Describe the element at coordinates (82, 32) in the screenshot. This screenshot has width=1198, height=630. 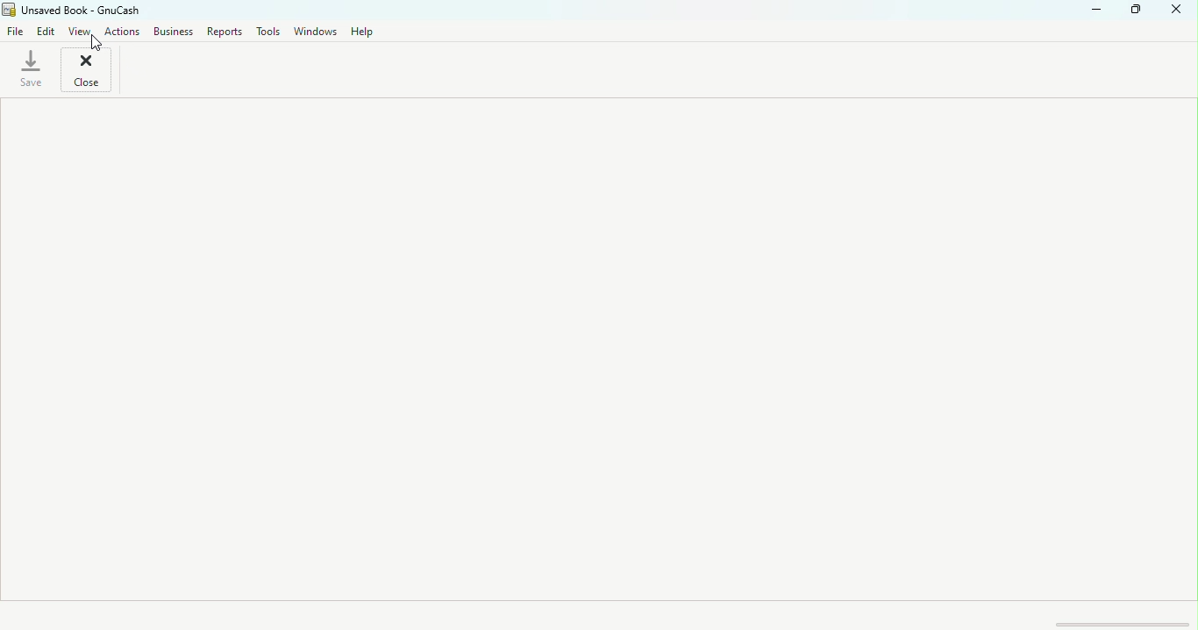
I see `view` at that location.